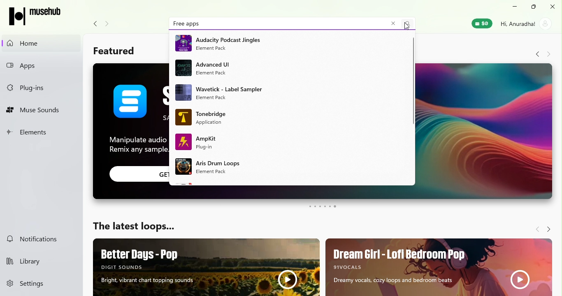 The image size is (562, 296). I want to click on Muse wallet, so click(481, 24).